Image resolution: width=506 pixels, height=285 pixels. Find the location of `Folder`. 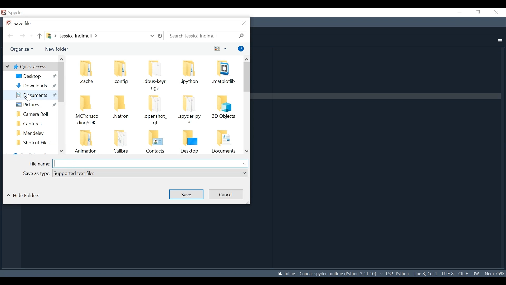

Folder is located at coordinates (33, 113).